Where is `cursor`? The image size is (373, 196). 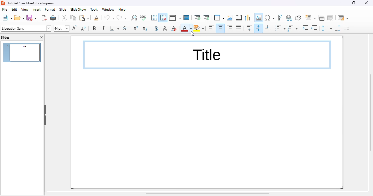
cursor is located at coordinates (192, 33).